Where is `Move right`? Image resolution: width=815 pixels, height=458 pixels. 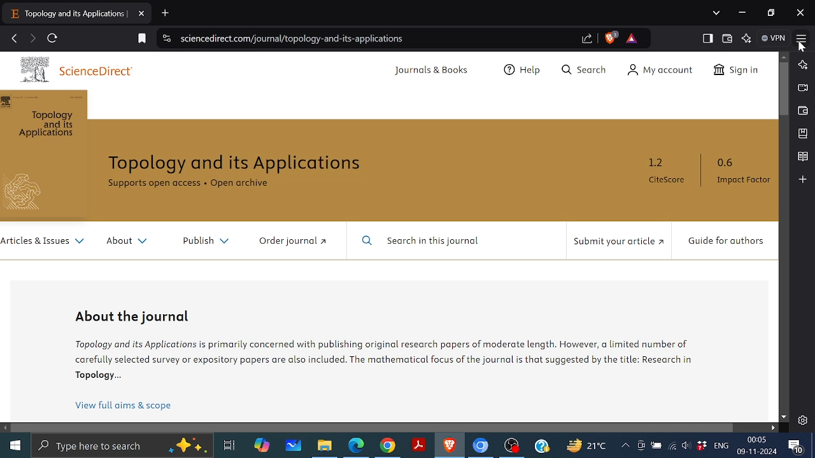
Move right is located at coordinates (772, 427).